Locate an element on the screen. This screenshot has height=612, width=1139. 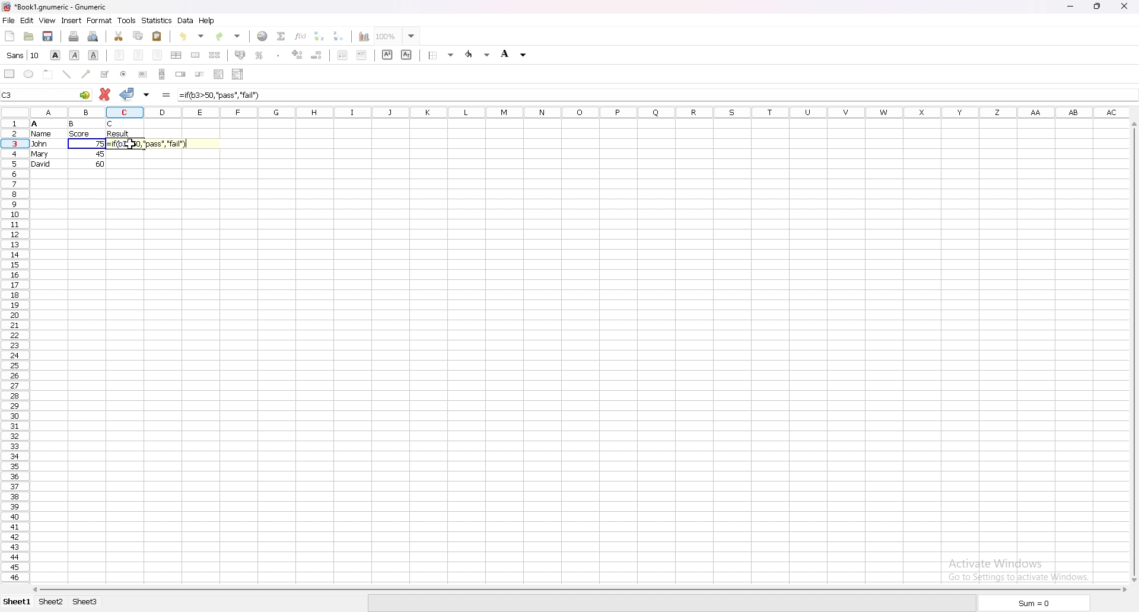
merged cell is located at coordinates (195, 56).